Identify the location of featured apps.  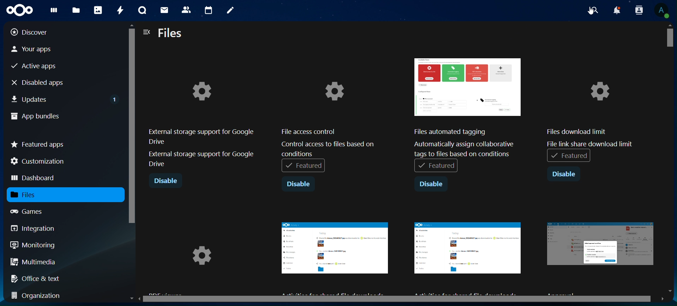
(38, 143).